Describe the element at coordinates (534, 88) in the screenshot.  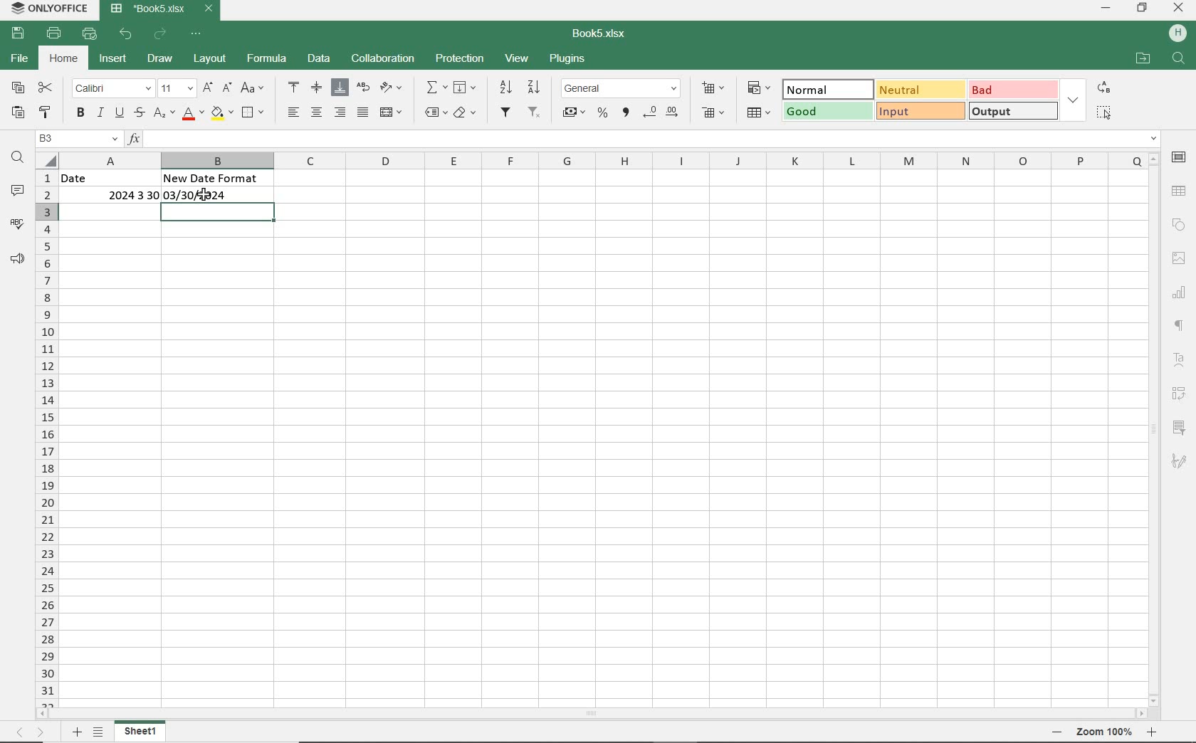
I see `SORT DESCENDING` at that location.